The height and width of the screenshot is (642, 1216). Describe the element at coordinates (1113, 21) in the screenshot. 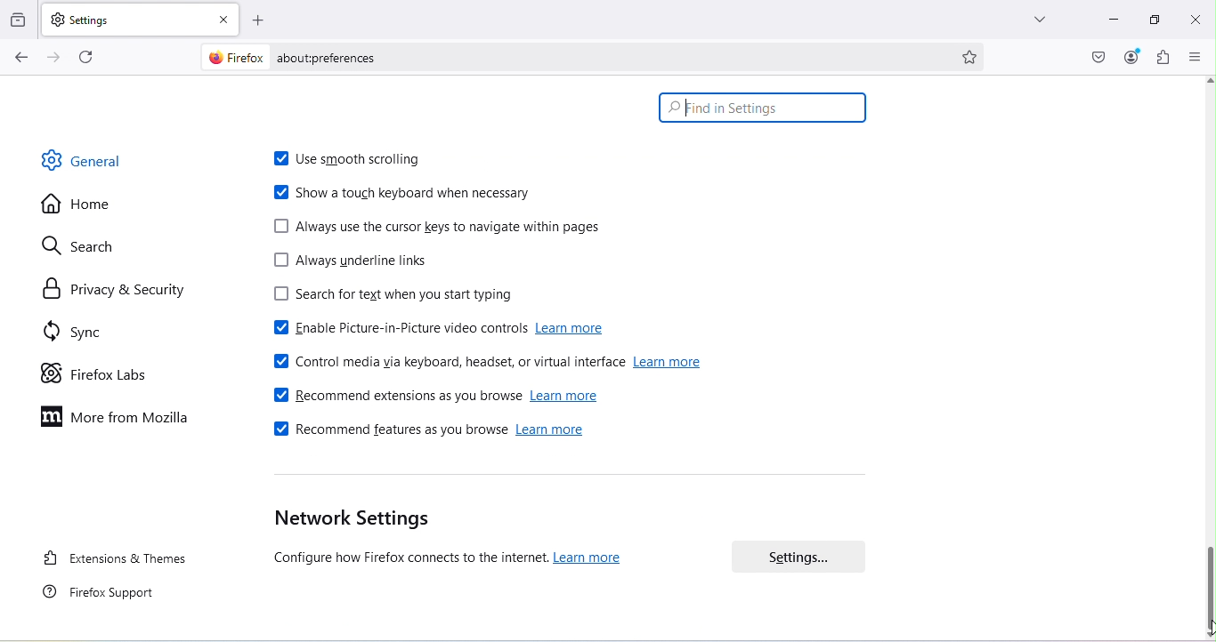

I see `Minimize` at that location.